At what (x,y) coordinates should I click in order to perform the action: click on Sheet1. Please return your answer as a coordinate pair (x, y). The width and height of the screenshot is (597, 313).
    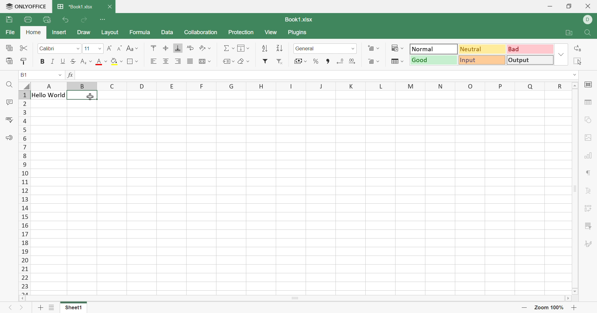
    Looking at the image, I should click on (73, 309).